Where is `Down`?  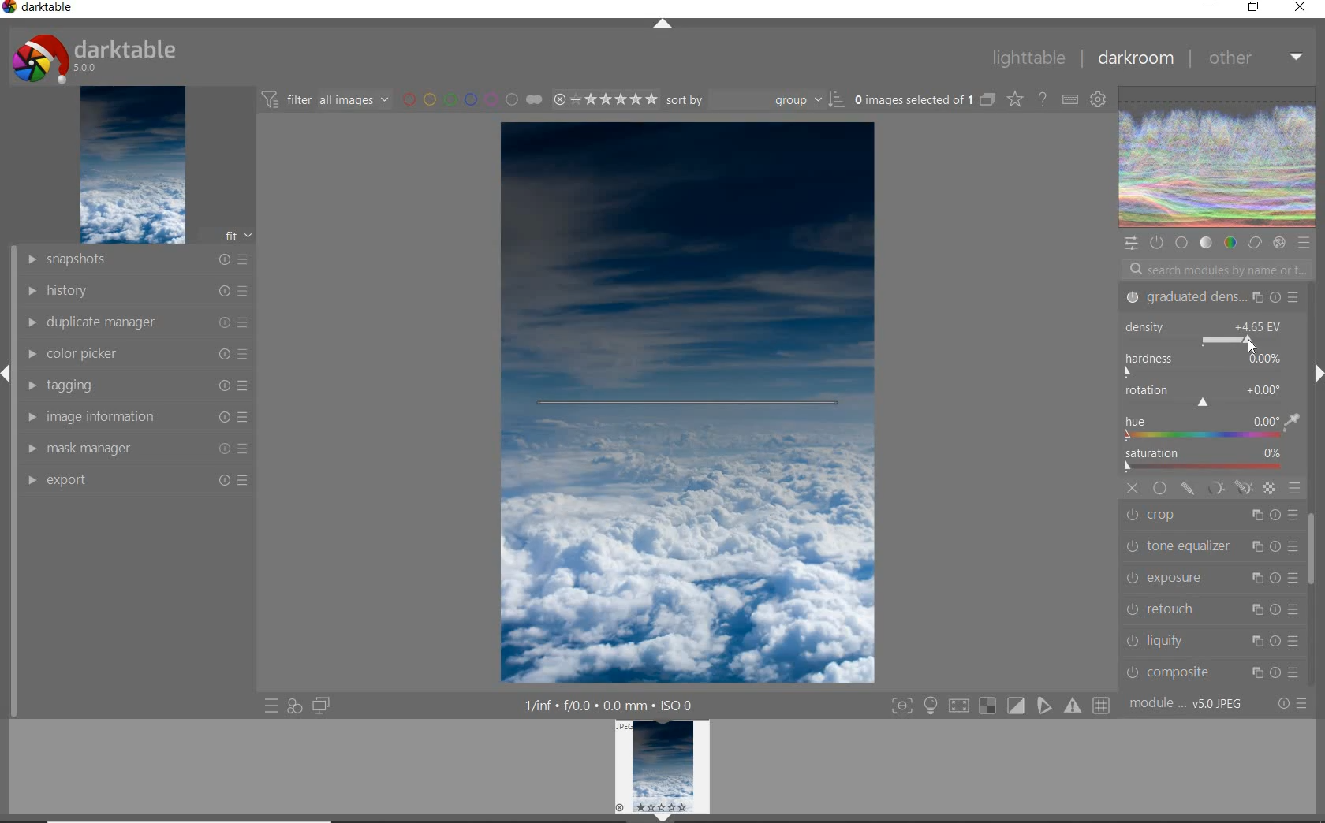 Down is located at coordinates (663, 817).